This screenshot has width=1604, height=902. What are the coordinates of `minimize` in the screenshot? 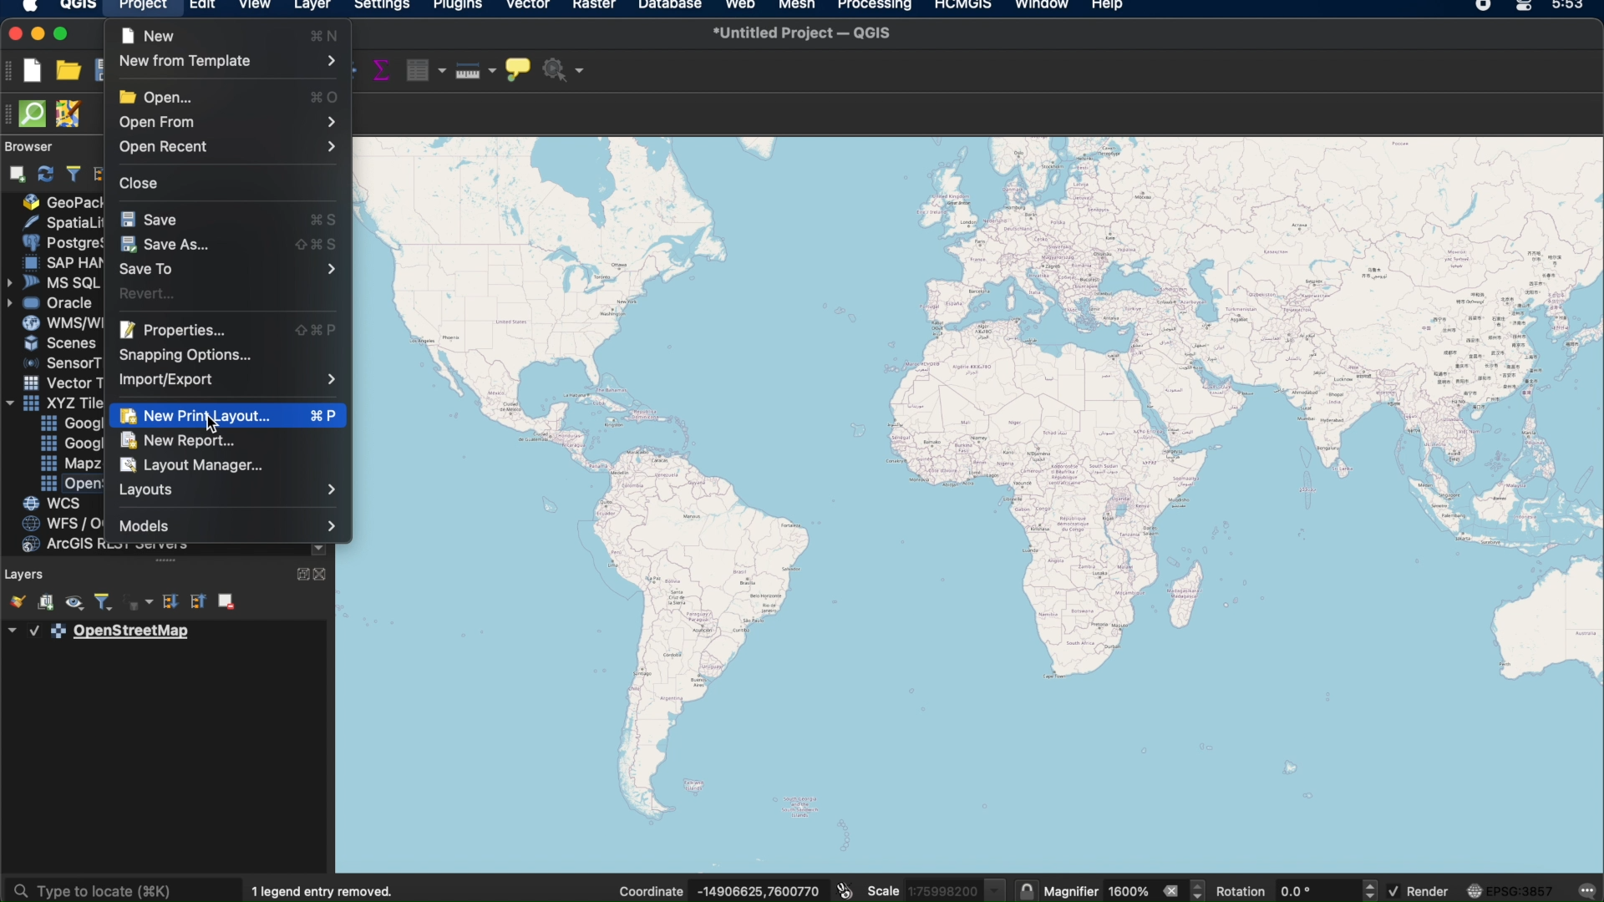 It's located at (39, 33).